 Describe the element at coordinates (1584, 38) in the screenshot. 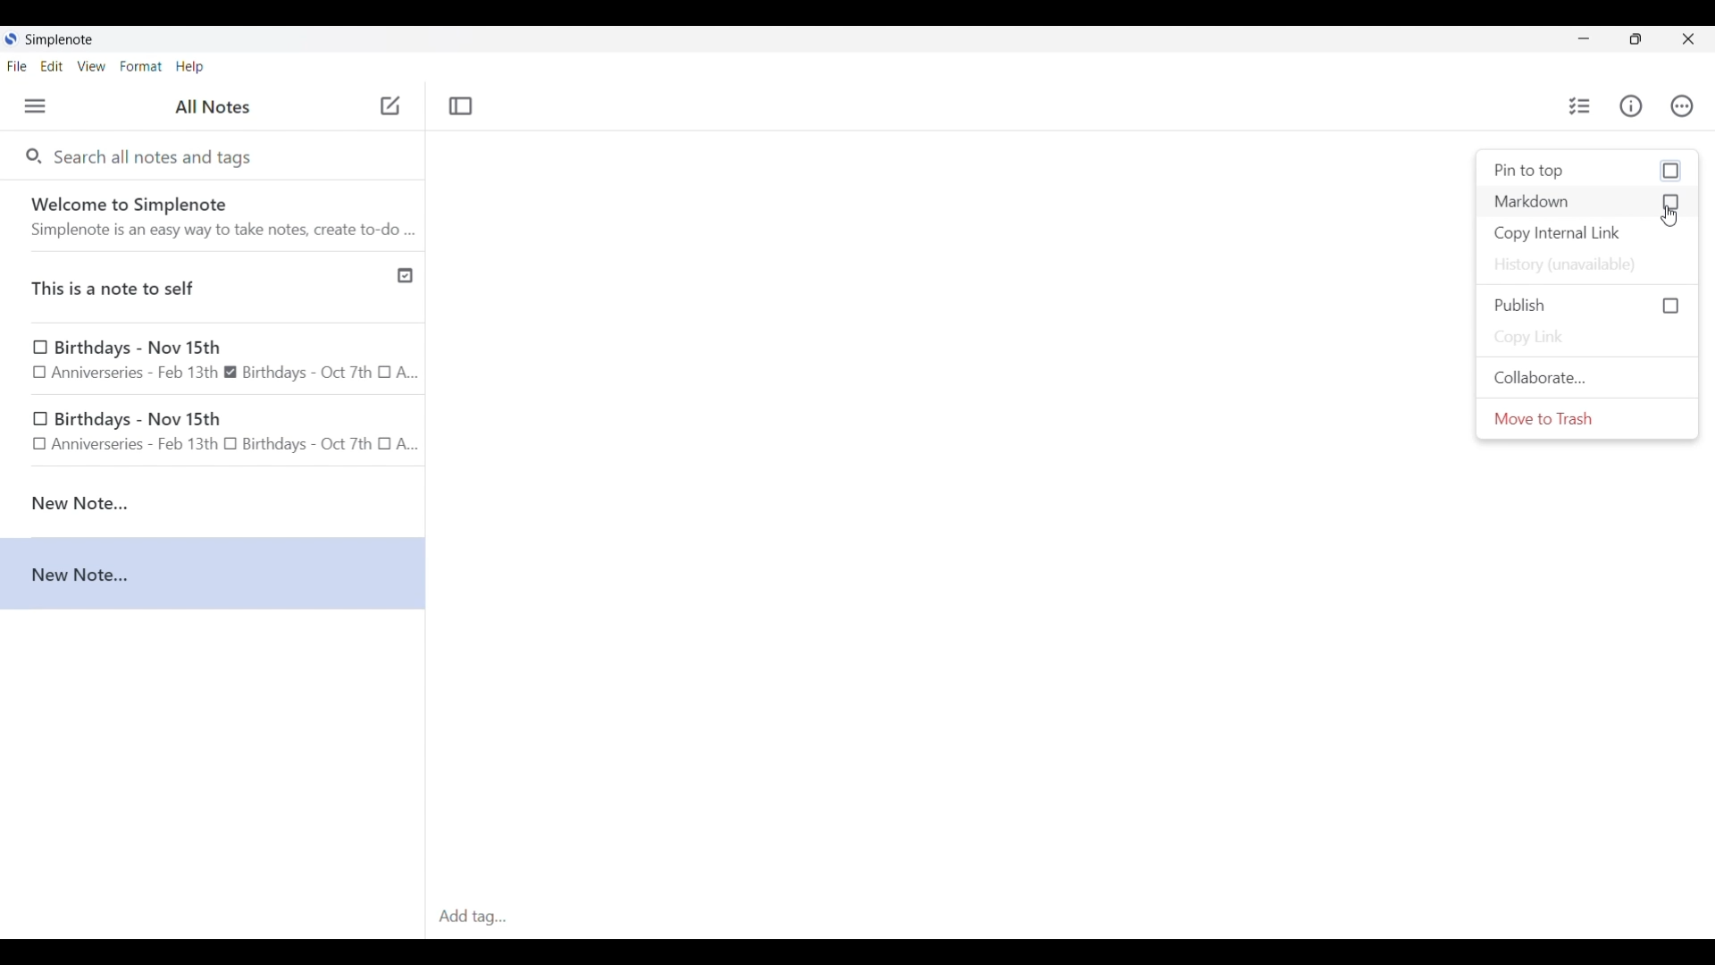

I see `Minimize` at that location.